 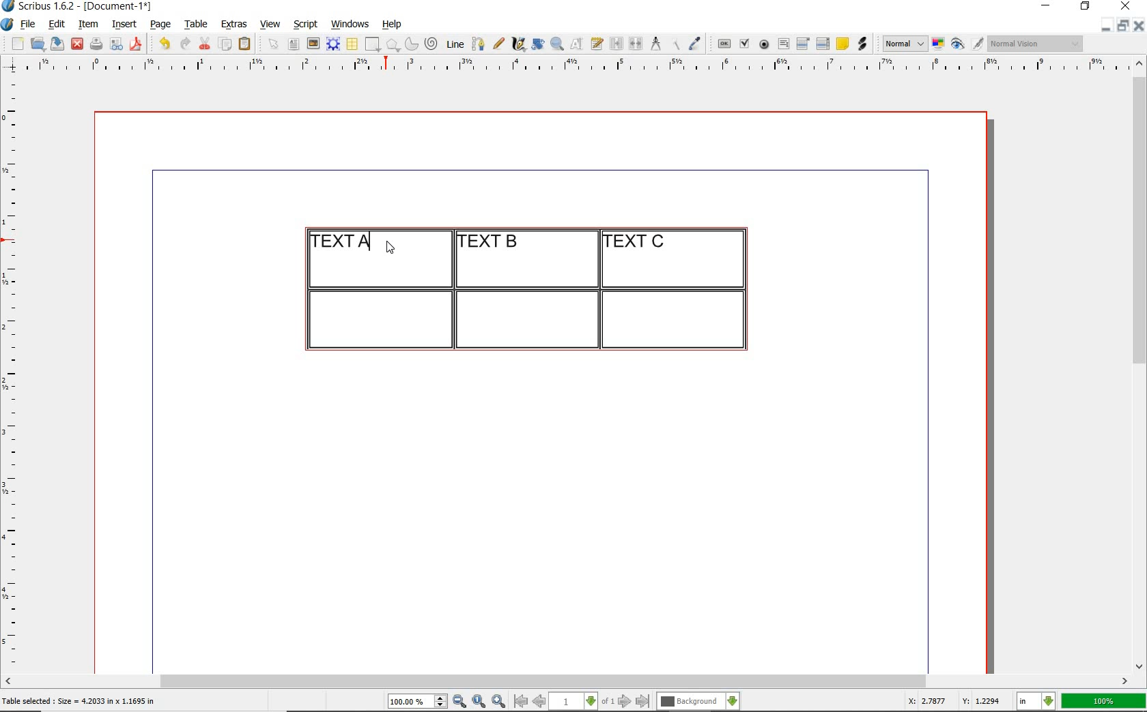 I want to click on windows, so click(x=351, y=25).